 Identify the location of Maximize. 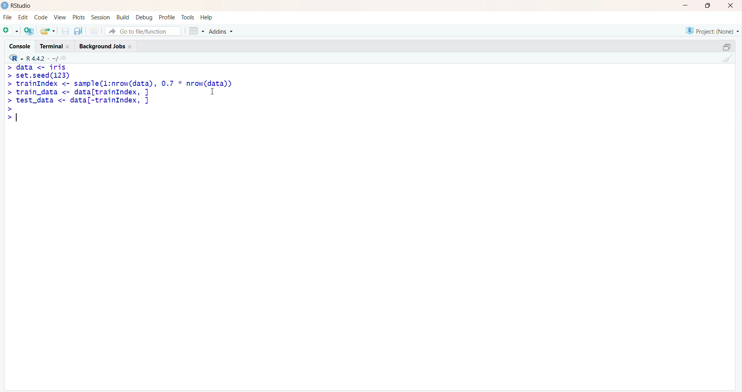
(707, 6).